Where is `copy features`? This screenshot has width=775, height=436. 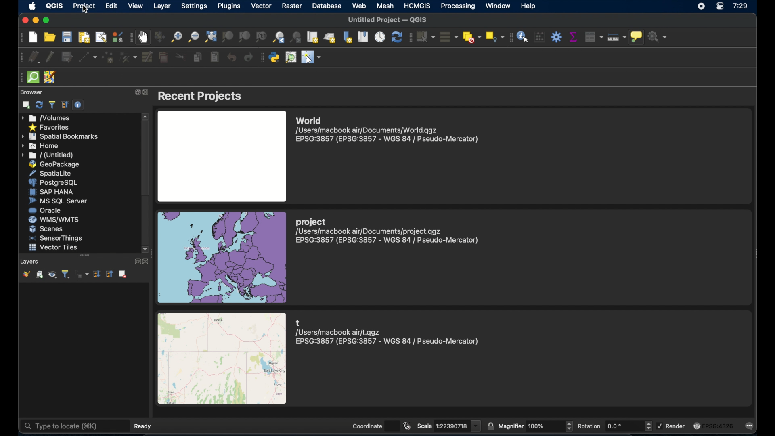
copy features is located at coordinates (197, 58).